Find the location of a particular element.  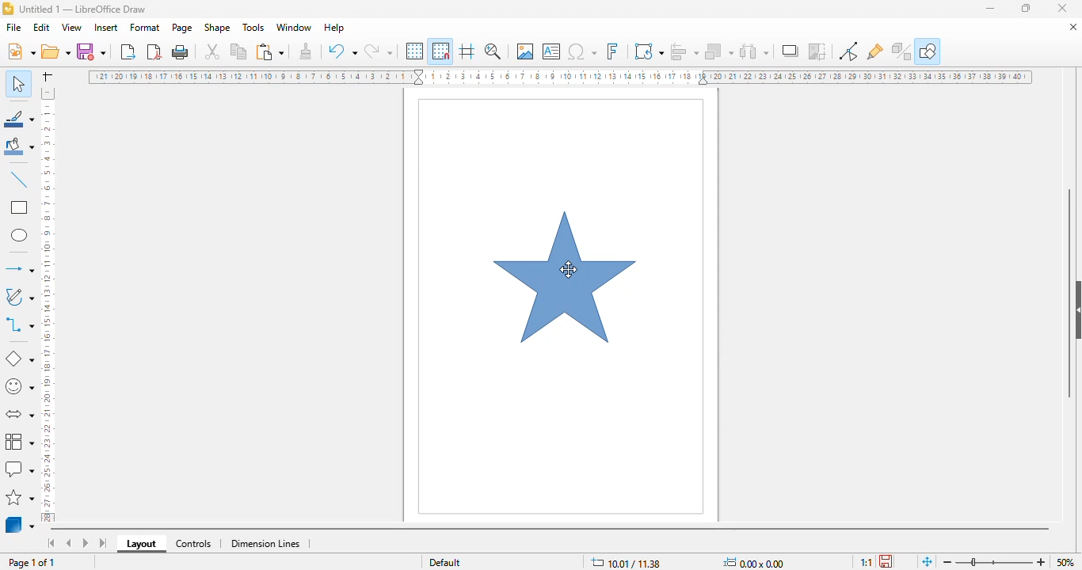

controls is located at coordinates (194, 545).